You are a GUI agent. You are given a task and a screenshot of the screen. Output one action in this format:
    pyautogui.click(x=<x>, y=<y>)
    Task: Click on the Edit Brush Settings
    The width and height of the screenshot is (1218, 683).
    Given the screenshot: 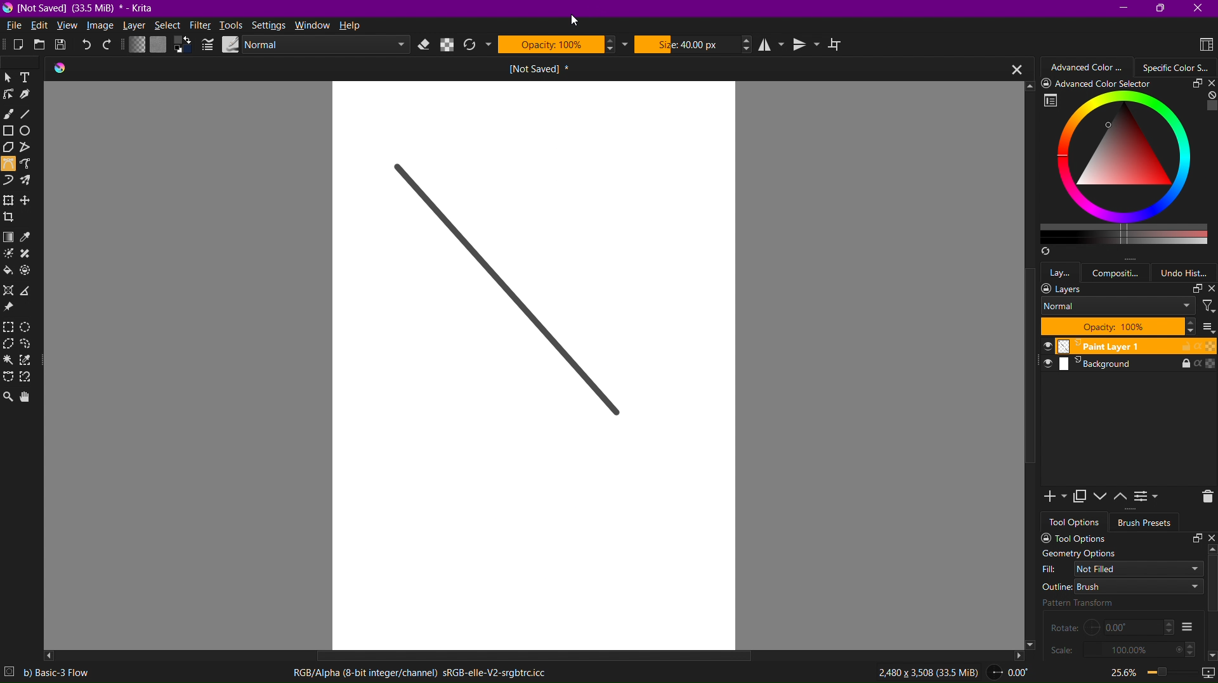 What is the action you would take?
    pyautogui.click(x=206, y=45)
    